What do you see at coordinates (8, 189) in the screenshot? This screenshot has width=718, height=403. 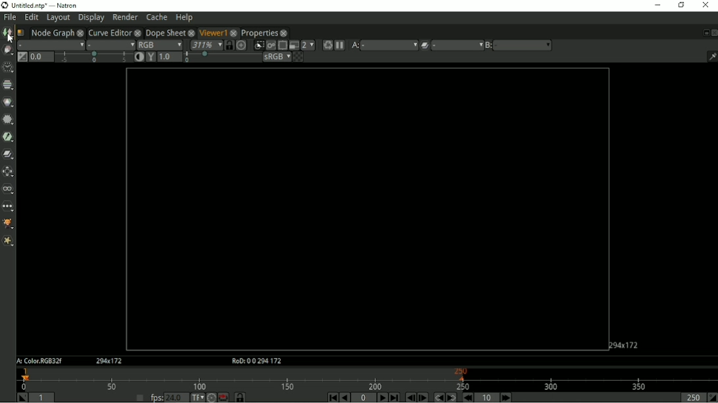 I see `Views` at bounding box center [8, 189].